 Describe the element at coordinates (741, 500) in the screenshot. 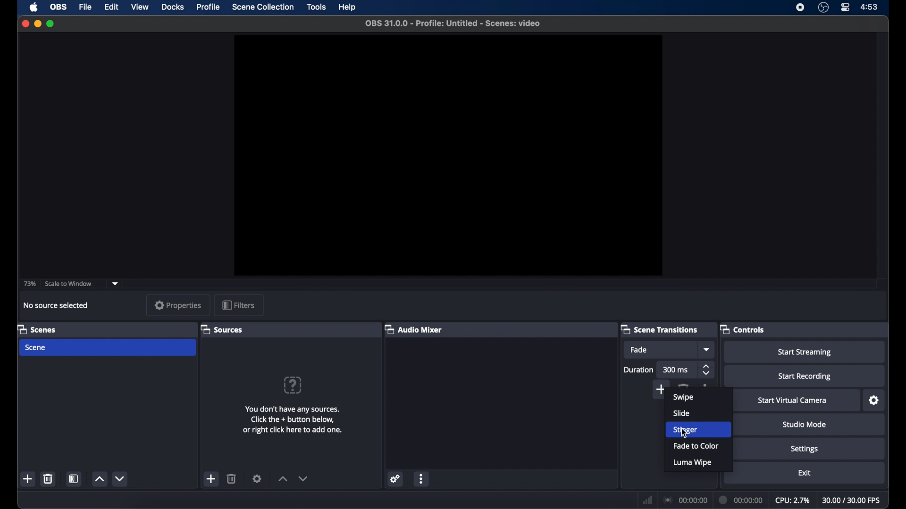

I see `duration` at that location.